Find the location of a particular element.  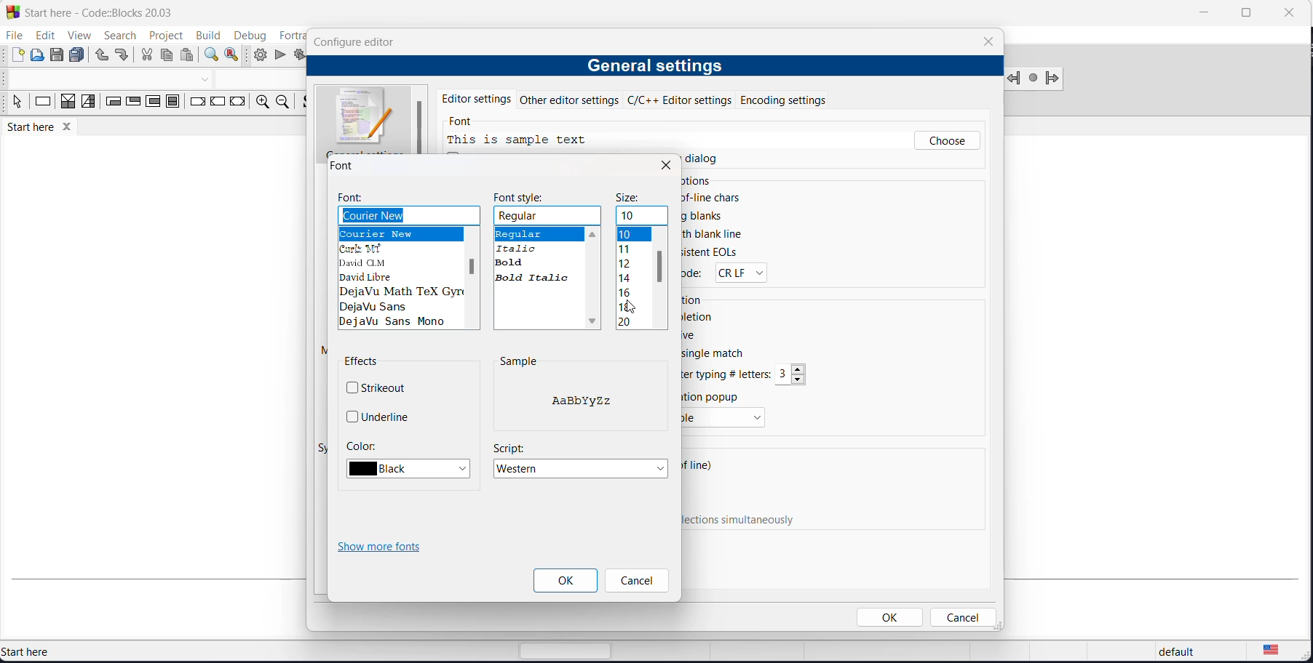

decrement is located at coordinates (800, 379).